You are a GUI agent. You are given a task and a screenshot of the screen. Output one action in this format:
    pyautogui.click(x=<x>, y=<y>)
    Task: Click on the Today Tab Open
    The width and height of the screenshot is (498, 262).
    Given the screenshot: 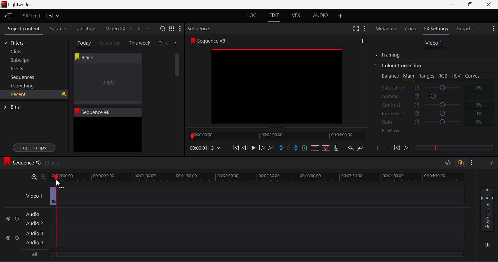 What is the action you would take?
    pyautogui.click(x=83, y=43)
    